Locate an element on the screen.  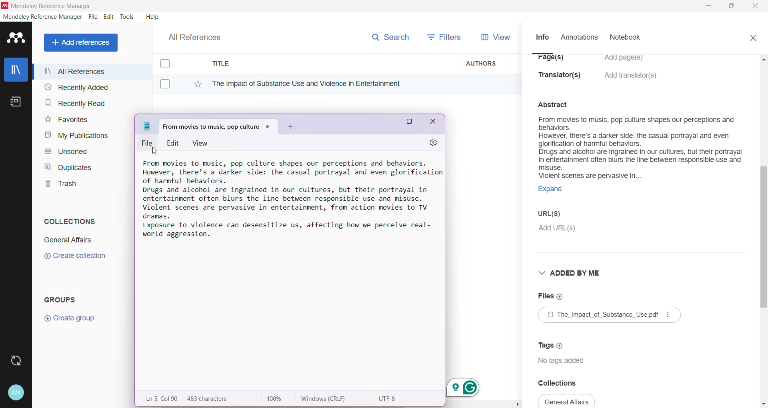
Document summary selected to be copied is located at coordinates (640, 159).